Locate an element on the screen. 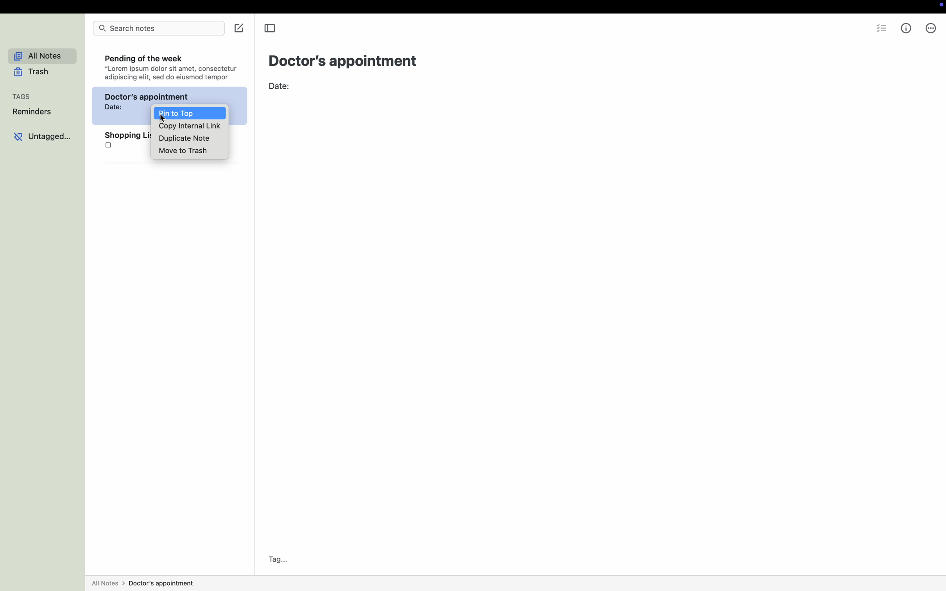 The height and width of the screenshot is (591, 946). duplicate note is located at coordinates (186, 138).